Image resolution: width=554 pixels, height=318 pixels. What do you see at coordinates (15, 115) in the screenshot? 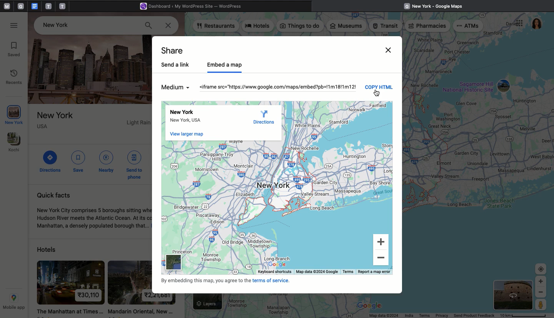
I see `New York` at bounding box center [15, 115].